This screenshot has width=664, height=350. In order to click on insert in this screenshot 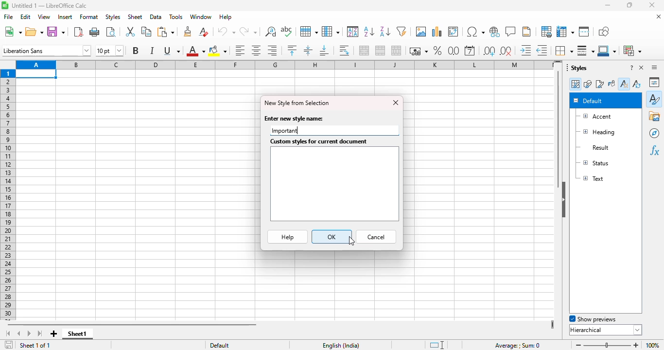, I will do `click(64, 17)`.